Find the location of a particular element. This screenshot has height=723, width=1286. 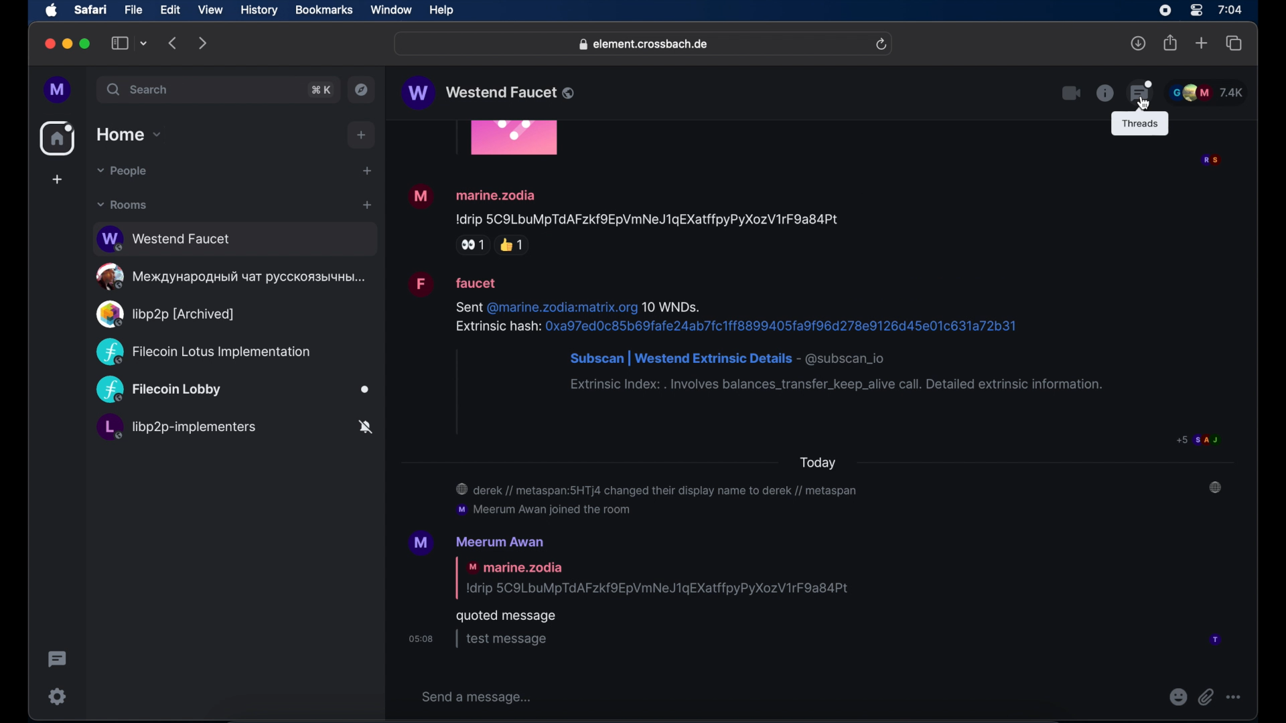

downloads is located at coordinates (1139, 43).